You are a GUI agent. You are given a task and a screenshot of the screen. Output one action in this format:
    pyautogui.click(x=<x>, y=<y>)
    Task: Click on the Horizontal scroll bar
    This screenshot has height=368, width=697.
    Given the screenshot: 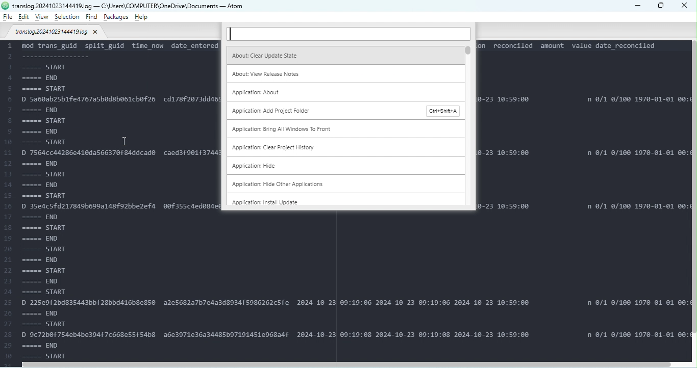 What is the action you would take?
    pyautogui.click(x=351, y=364)
    